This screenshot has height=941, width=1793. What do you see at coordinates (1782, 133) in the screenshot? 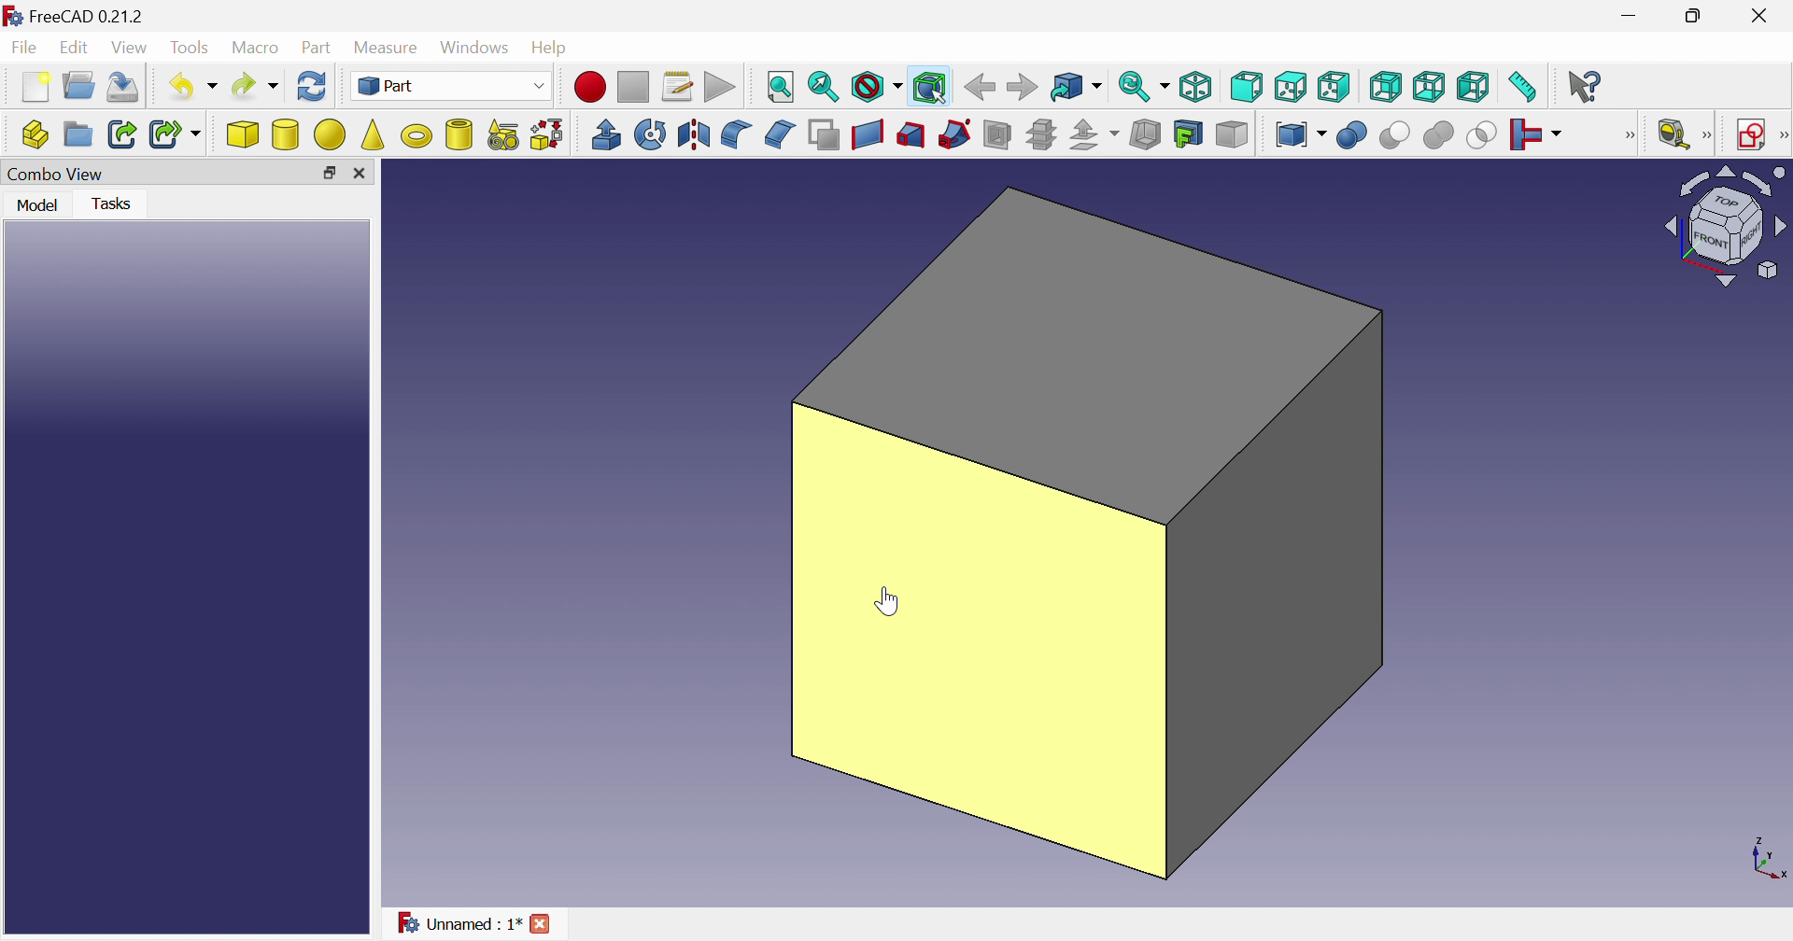
I see `[Sketcher]` at bounding box center [1782, 133].